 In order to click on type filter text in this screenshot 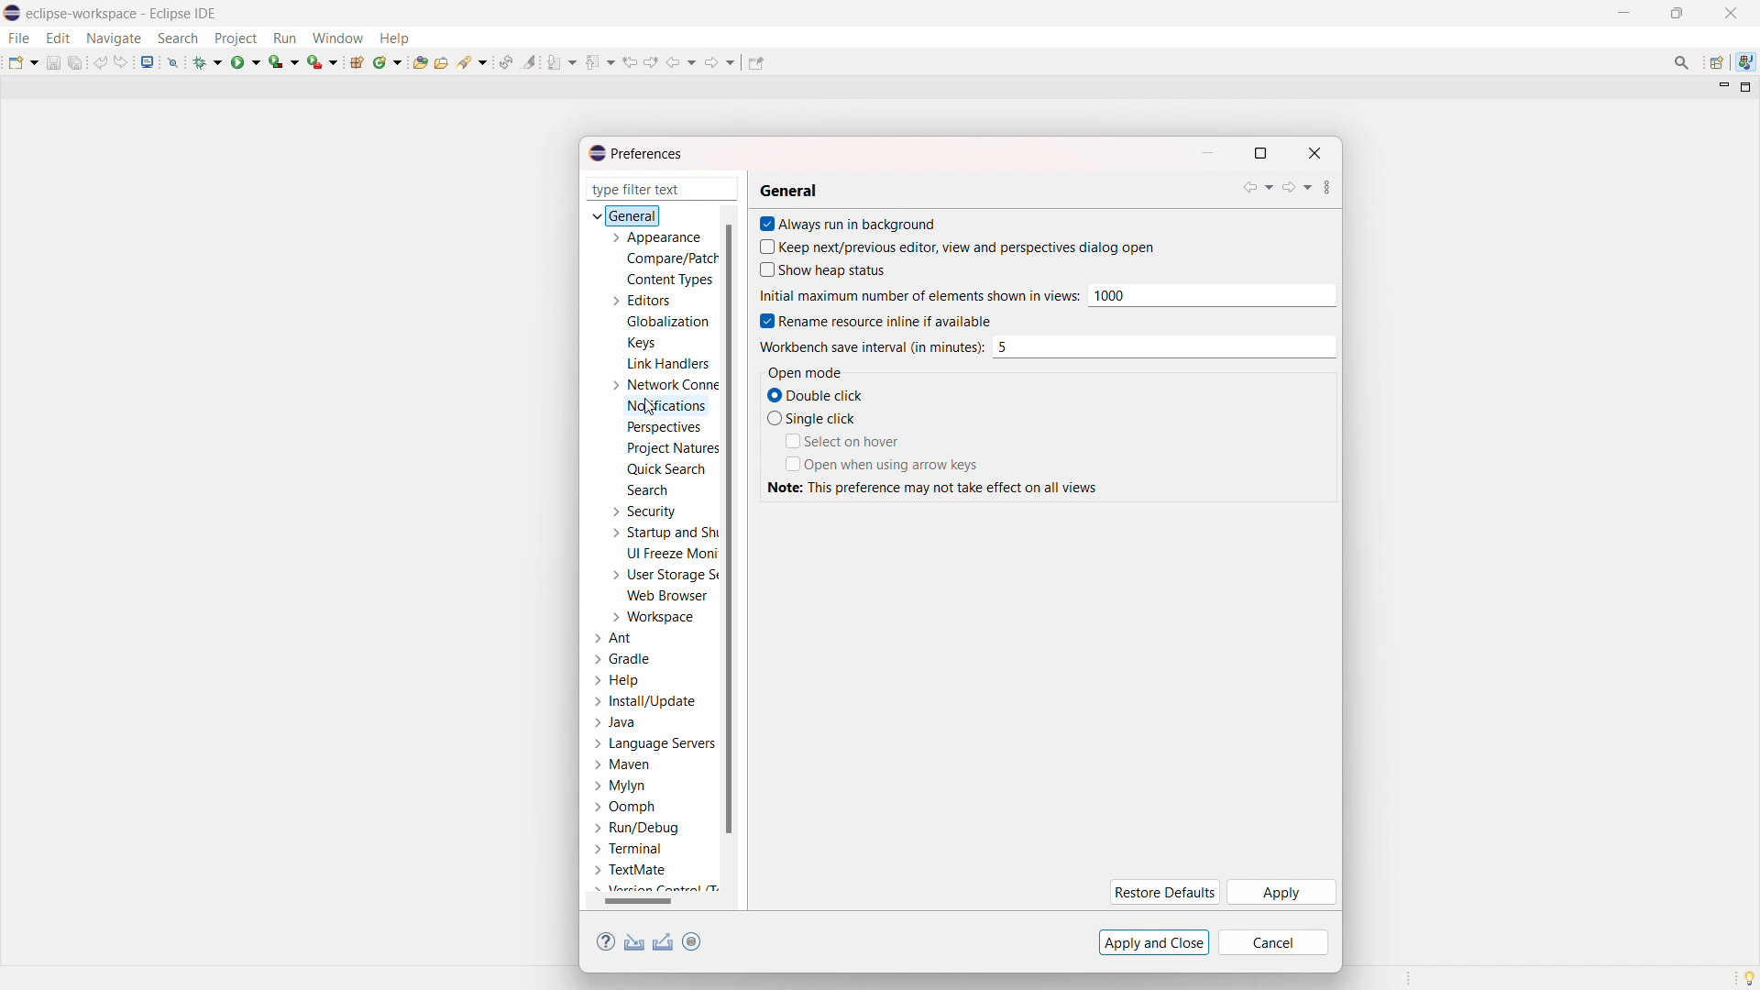, I will do `click(664, 189)`.